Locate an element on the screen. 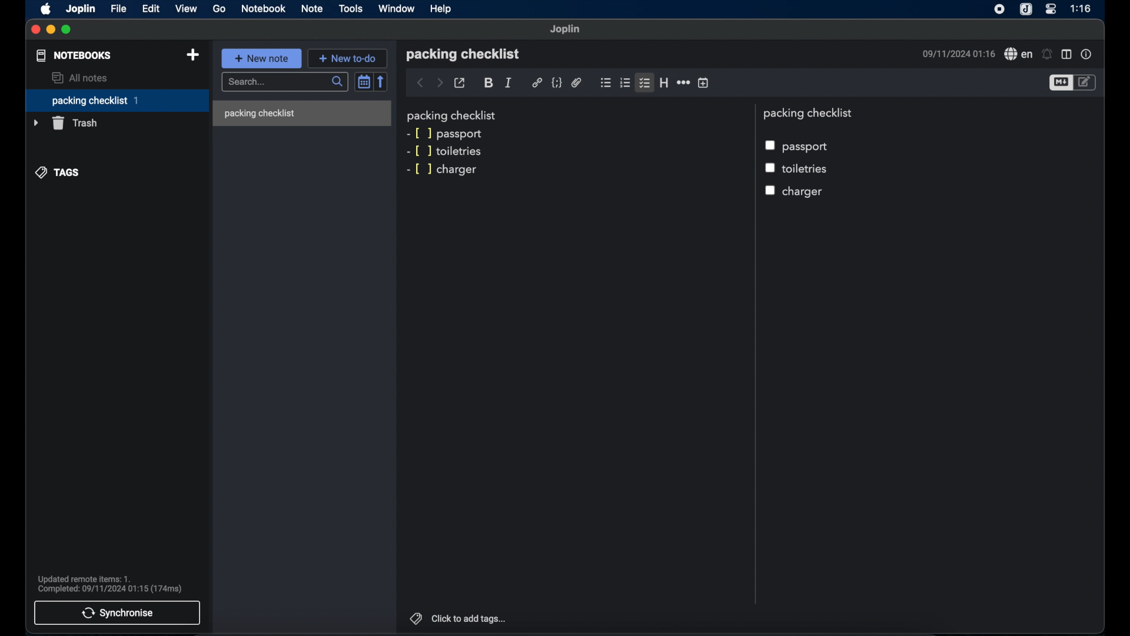 The height and width of the screenshot is (636, 1130). packing checklist is located at coordinates (463, 54).